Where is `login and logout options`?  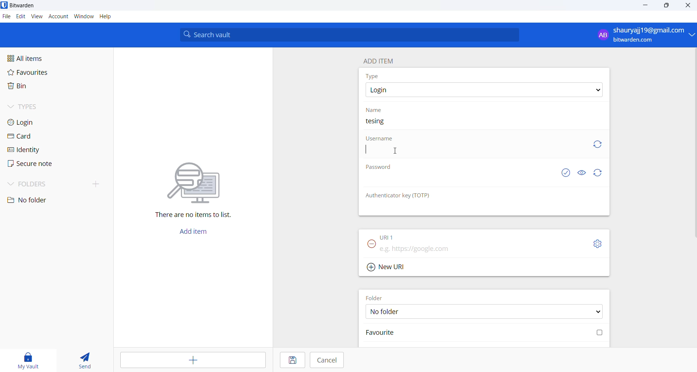
login and logout options is located at coordinates (646, 35).